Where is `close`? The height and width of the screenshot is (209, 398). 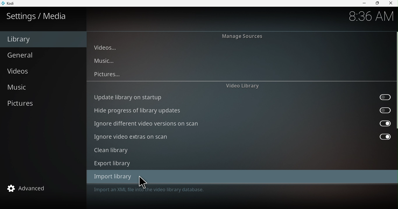
close is located at coordinates (392, 3).